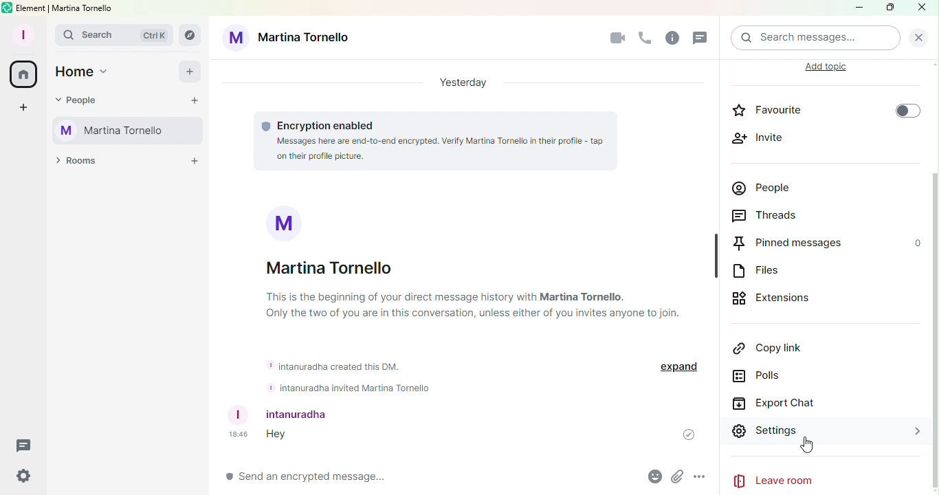 The width and height of the screenshot is (939, 495). Describe the element at coordinates (316, 124) in the screenshot. I see `Encryption information` at that location.